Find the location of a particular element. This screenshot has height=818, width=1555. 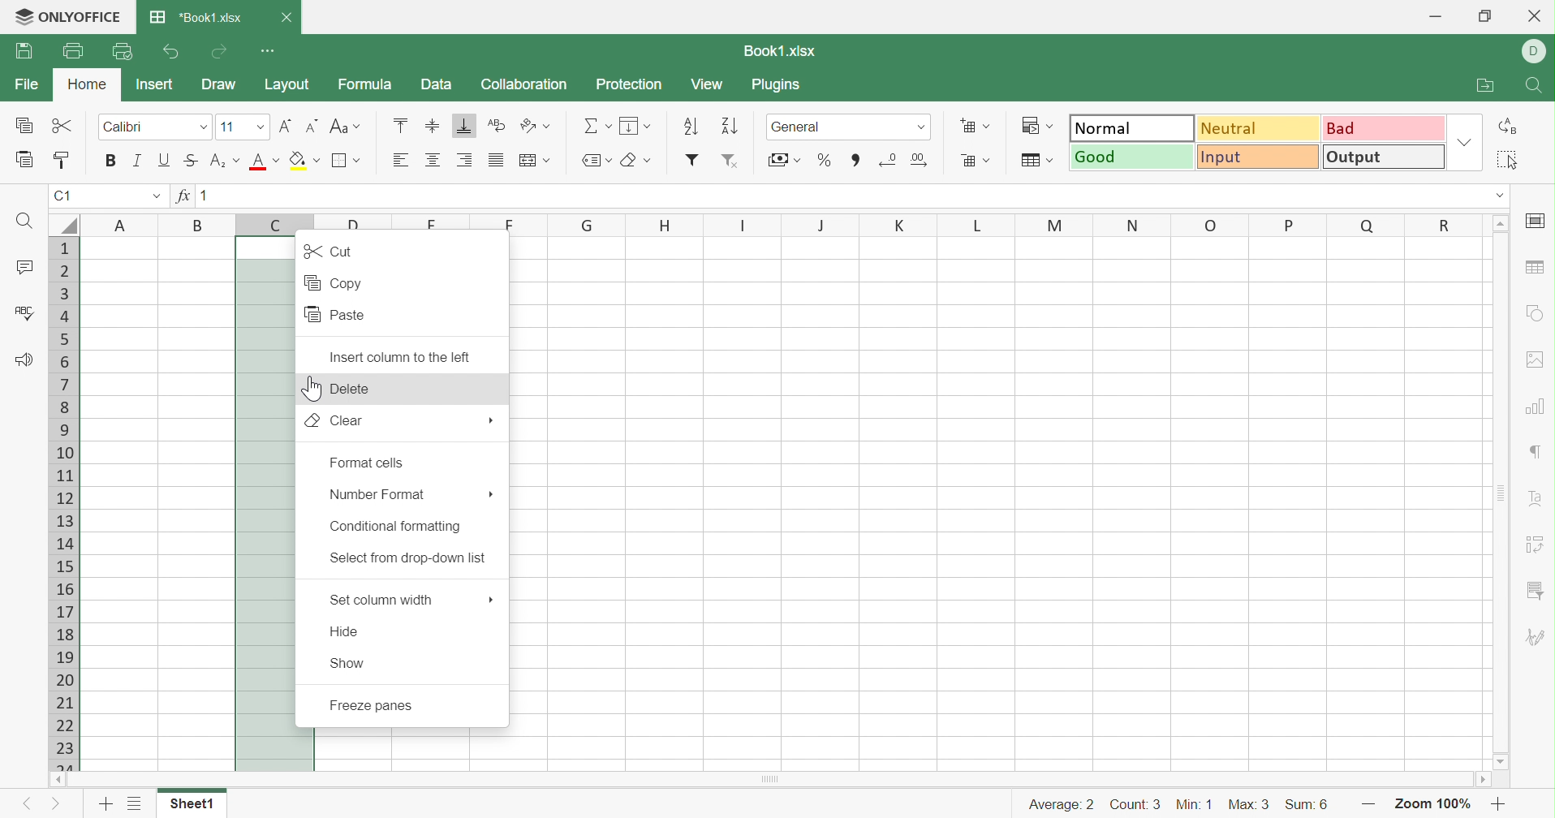

Strikethrough is located at coordinates (191, 160).